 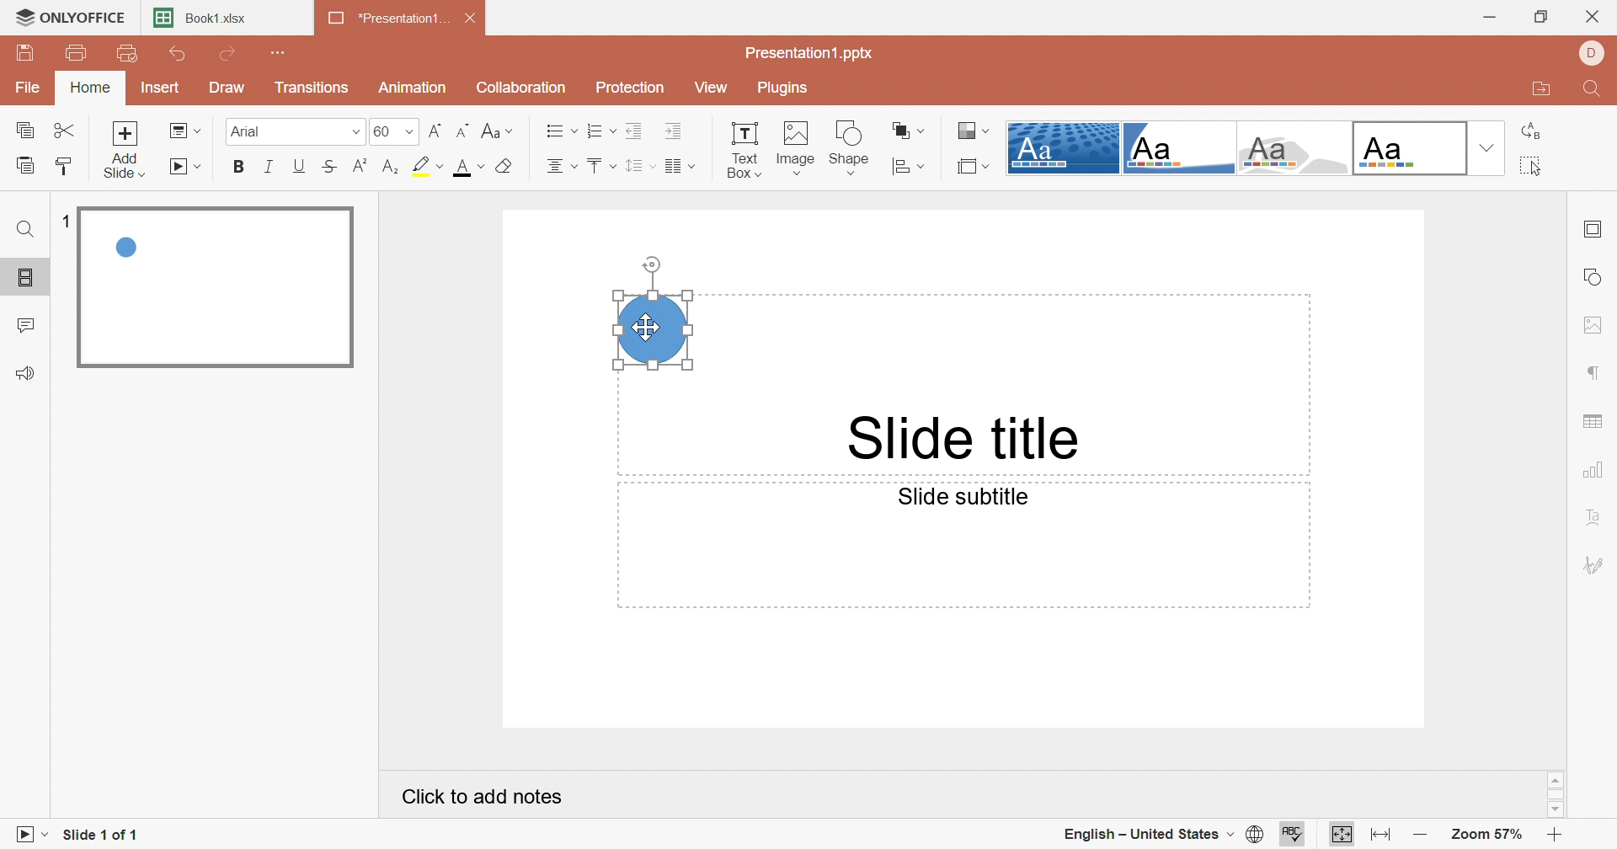 I want to click on Dotted, so click(x=1062, y=148).